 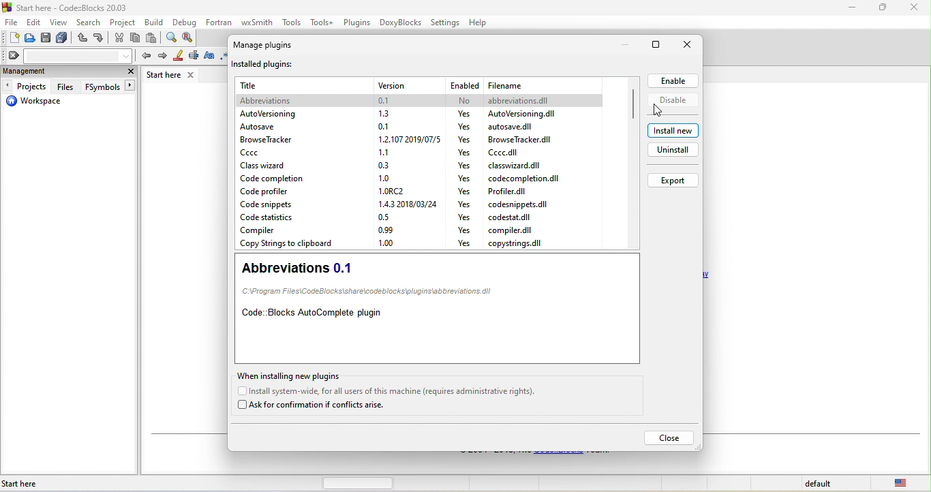 What do you see at coordinates (189, 37) in the screenshot?
I see `replace` at bounding box center [189, 37].